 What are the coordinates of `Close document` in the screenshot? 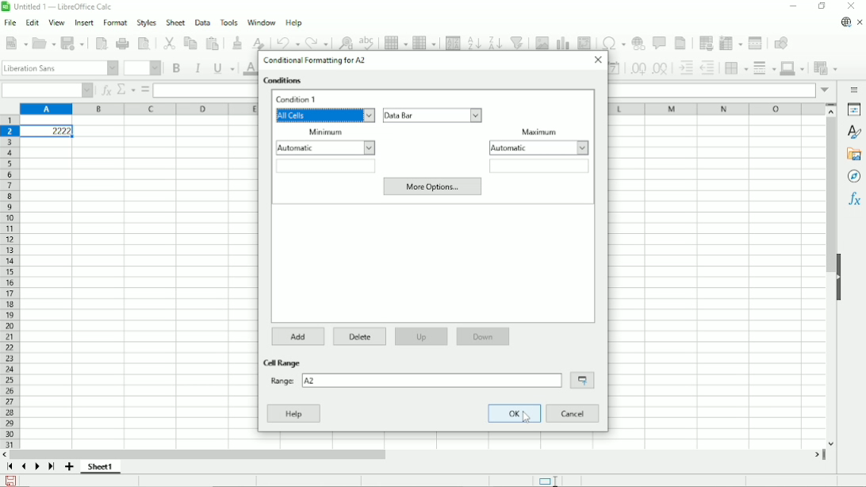 It's located at (860, 22).